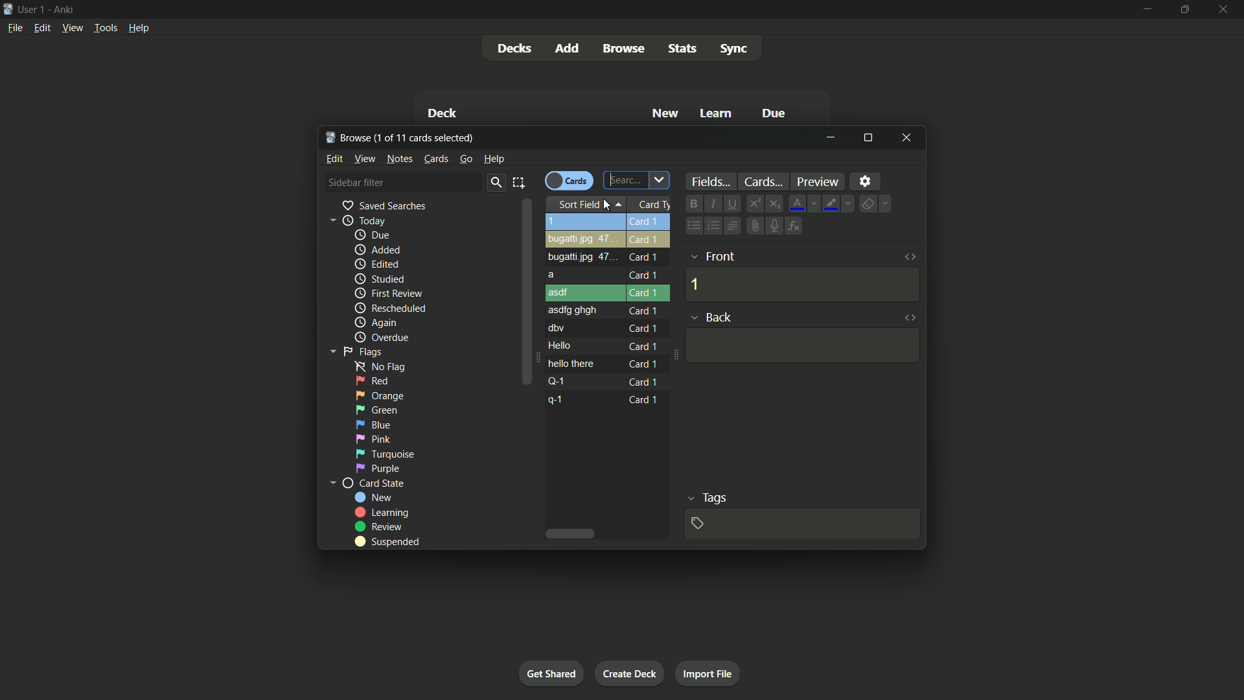 The width and height of the screenshot is (1244, 700). What do you see at coordinates (364, 220) in the screenshot?
I see `today` at bounding box center [364, 220].